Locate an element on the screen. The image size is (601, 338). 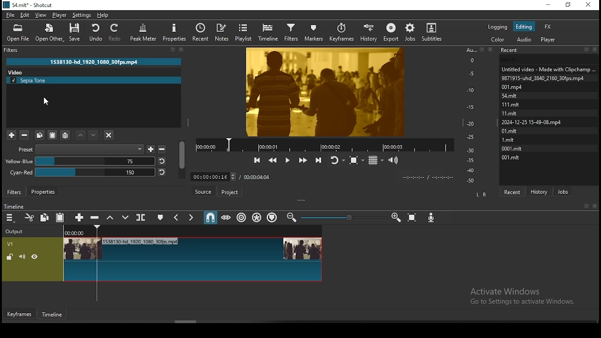
toggle grid display on the player is located at coordinates (376, 160).